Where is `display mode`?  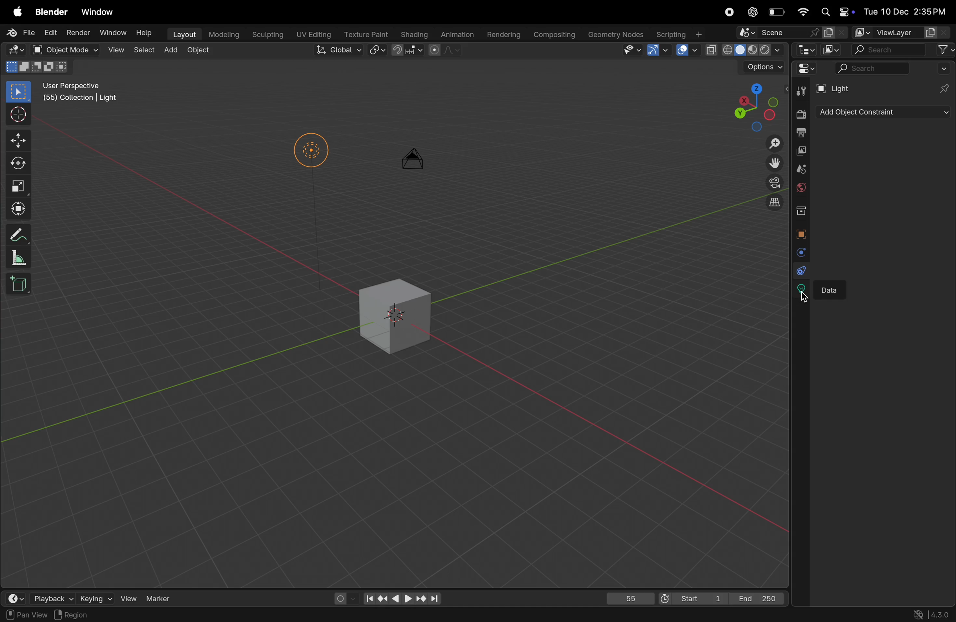
display mode is located at coordinates (832, 50).